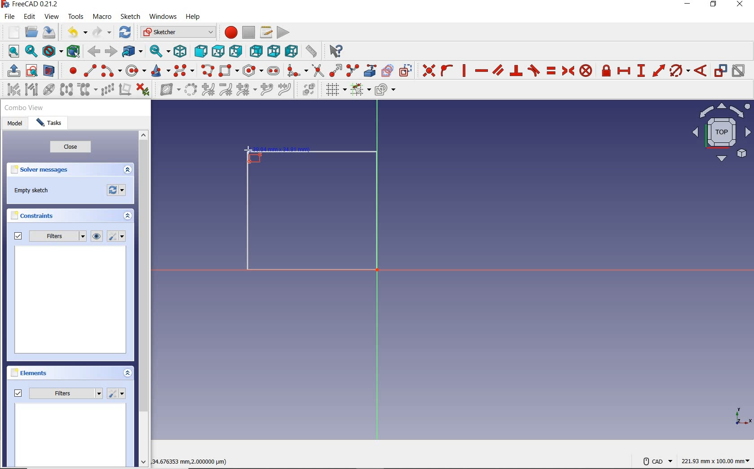 This screenshot has width=754, height=469. I want to click on right, so click(237, 52).